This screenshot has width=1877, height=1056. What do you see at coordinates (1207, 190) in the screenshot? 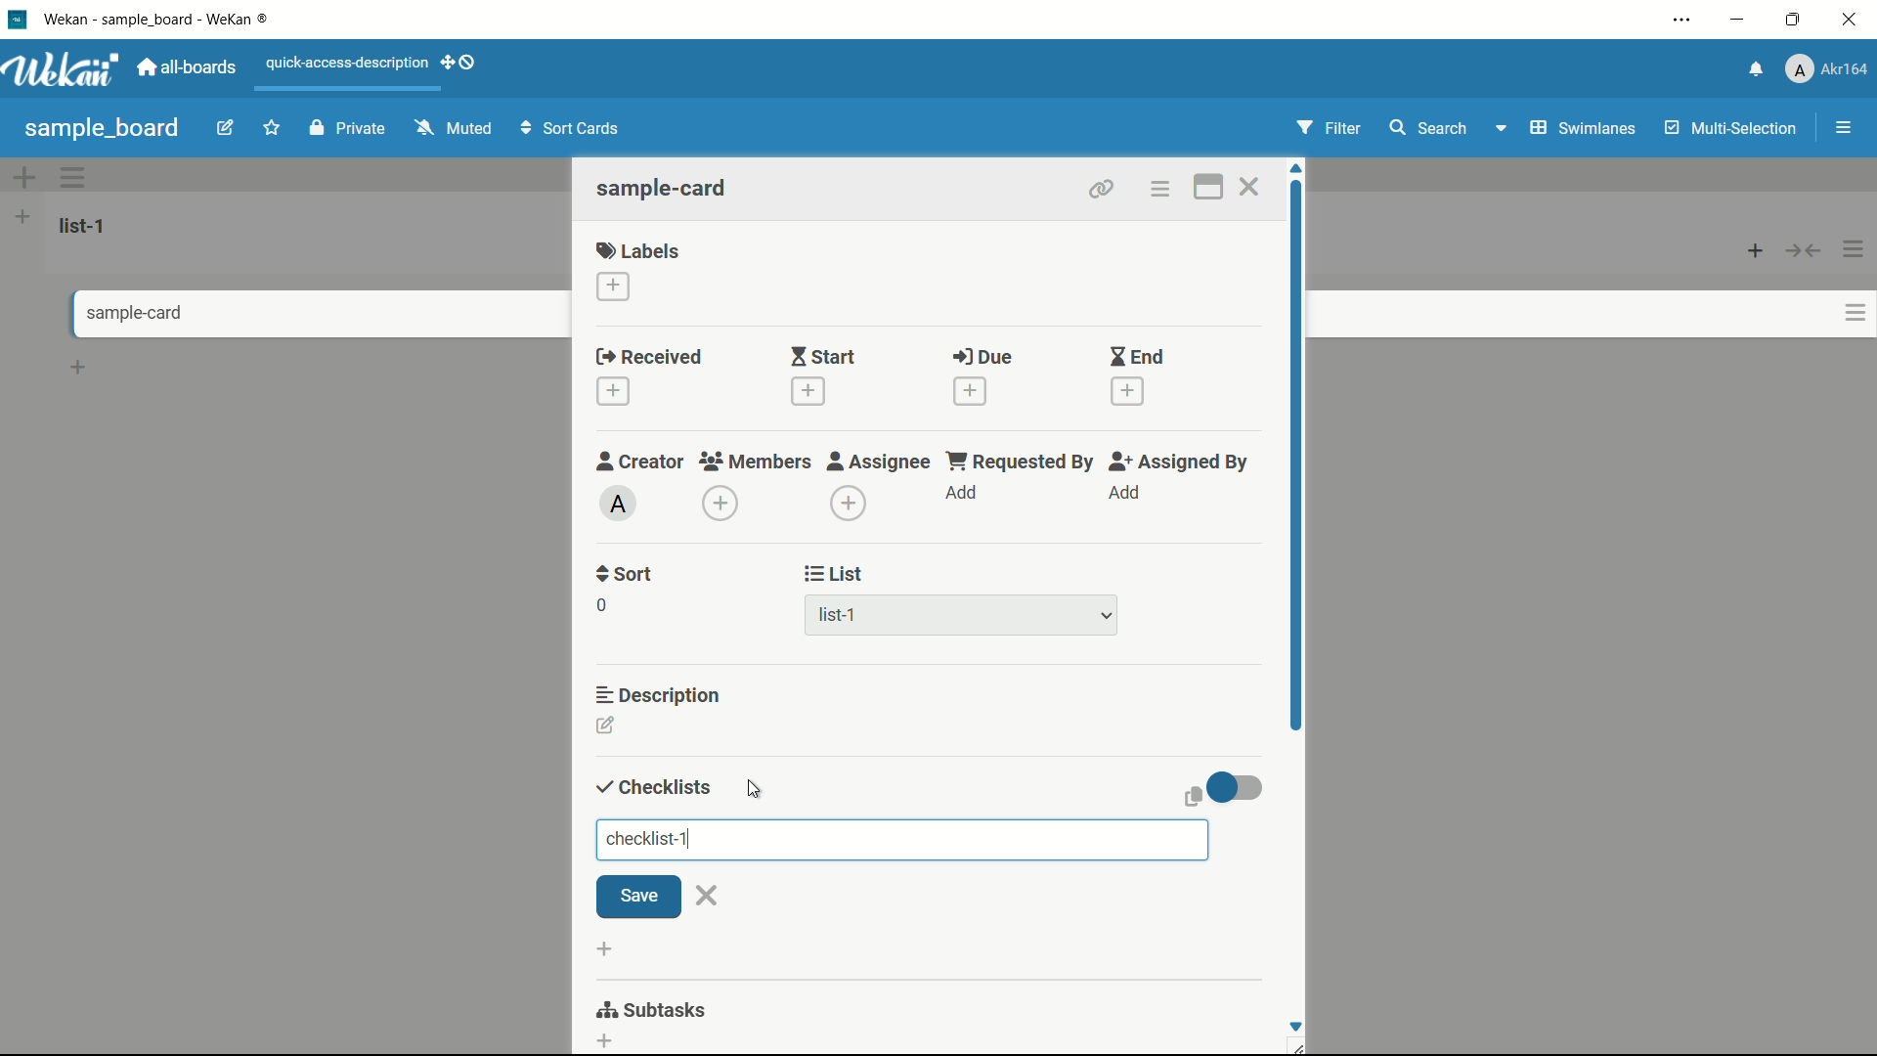
I see `maximize card` at bounding box center [1207, 190].